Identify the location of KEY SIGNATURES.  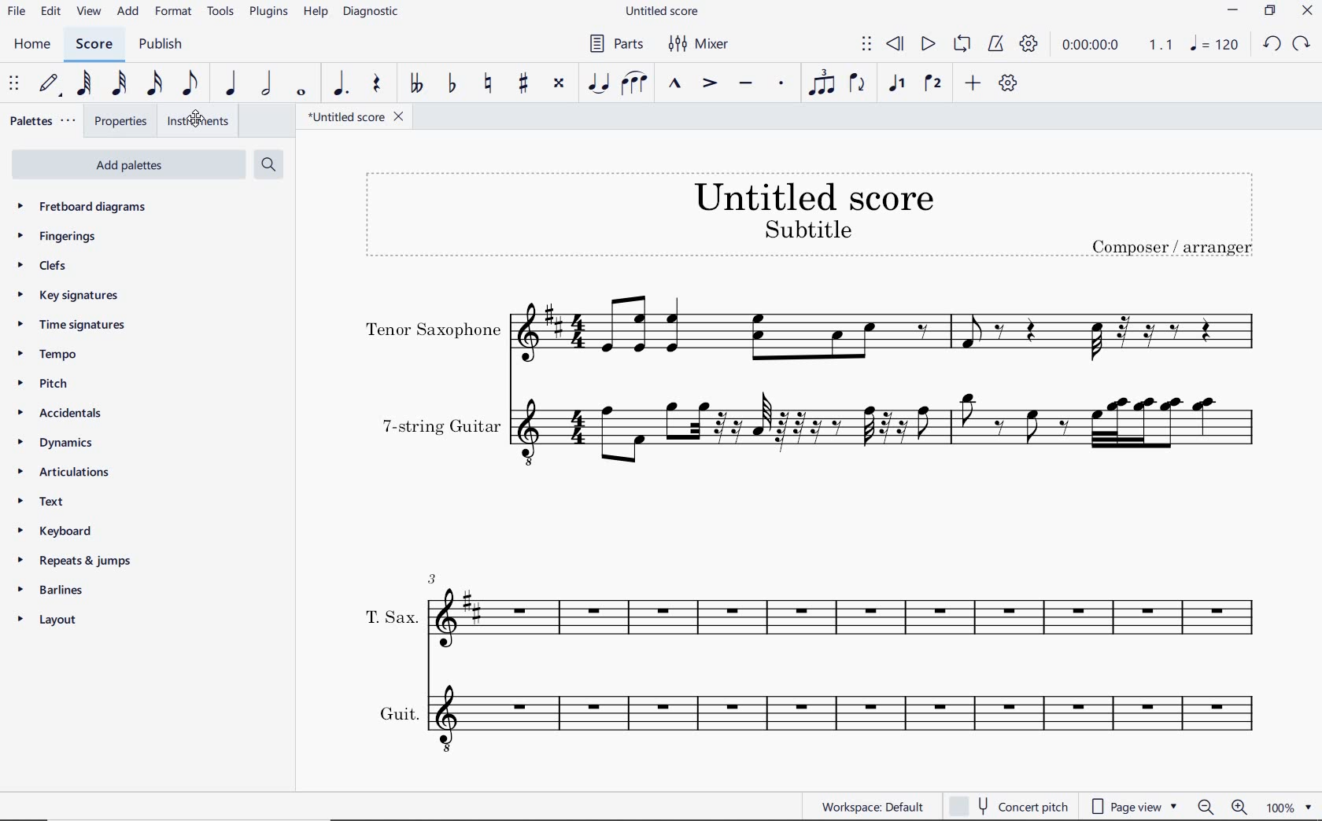
(72, 296).